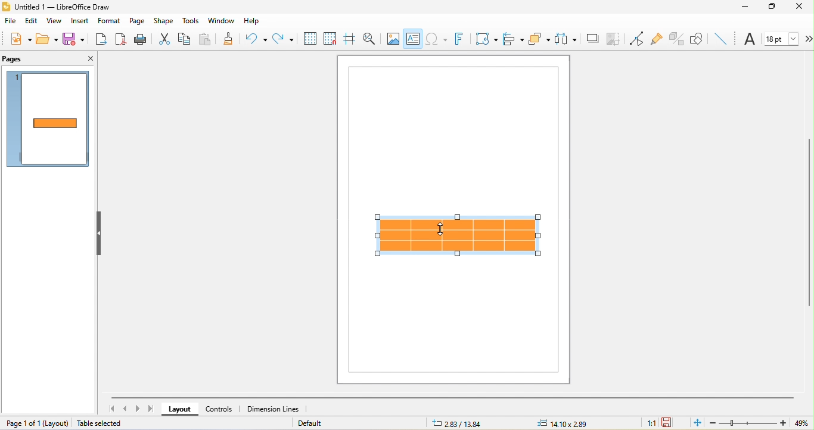 This screenshot has height=430, width=814. Describe the element at coordinates (782, 39) in the screenshot. I see `font size` at that location.